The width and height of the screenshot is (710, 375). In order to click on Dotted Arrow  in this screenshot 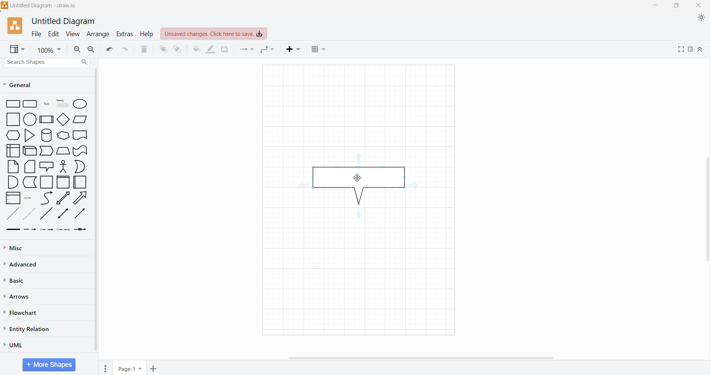, I will do `click(30, 214)`.